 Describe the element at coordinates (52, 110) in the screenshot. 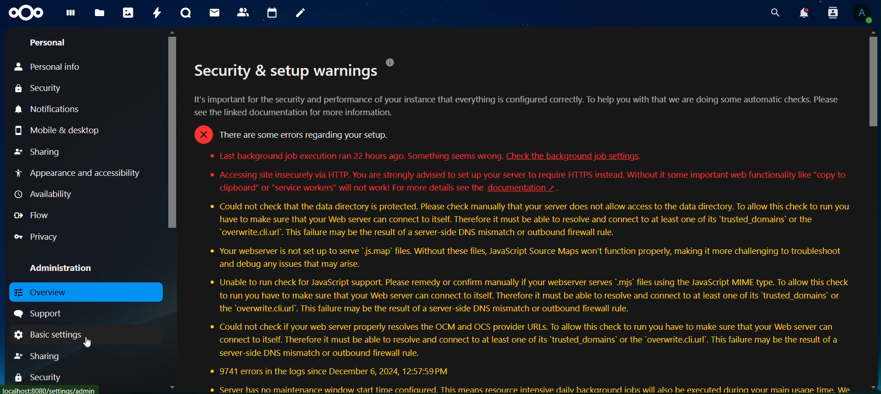

I see `notifications` at that location.